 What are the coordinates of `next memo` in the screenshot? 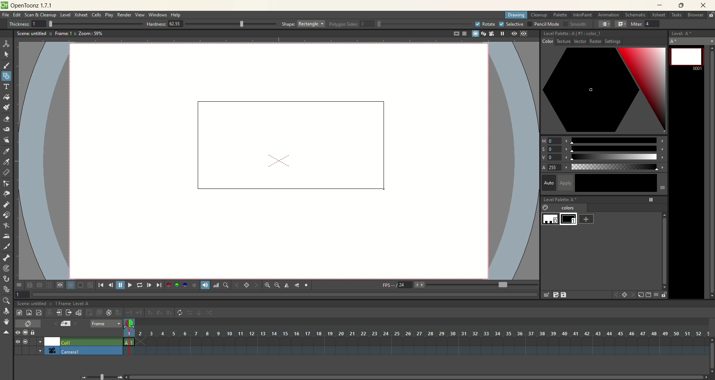 It's located at (76, 324).